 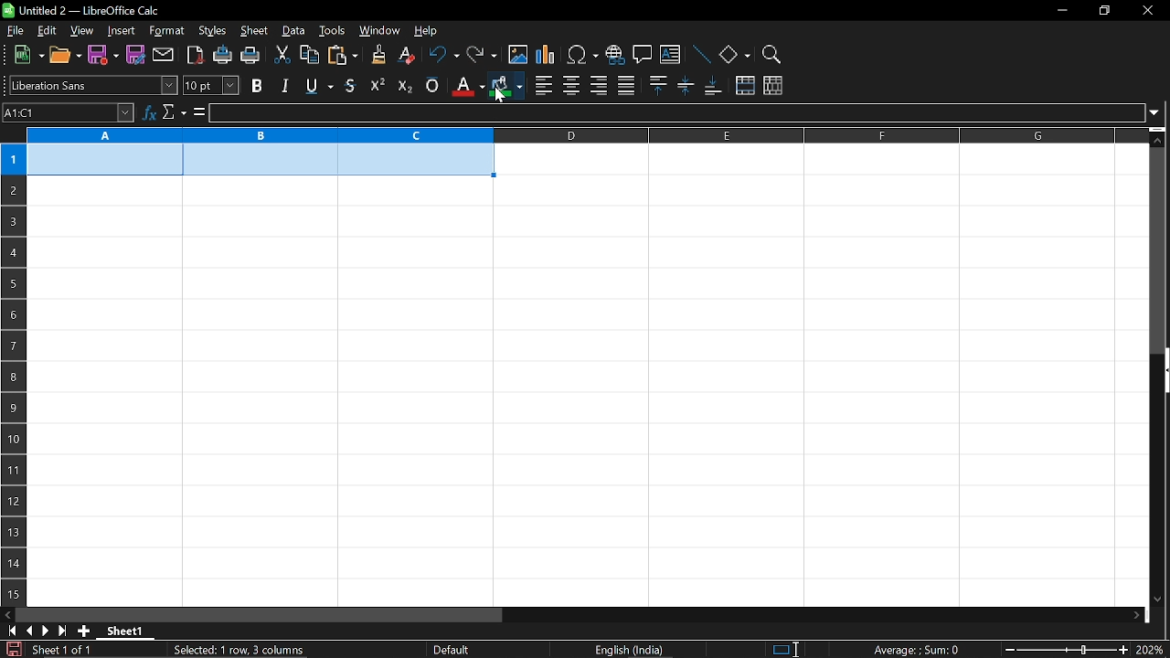 I want to click on edit, so click(x=44, y=31).